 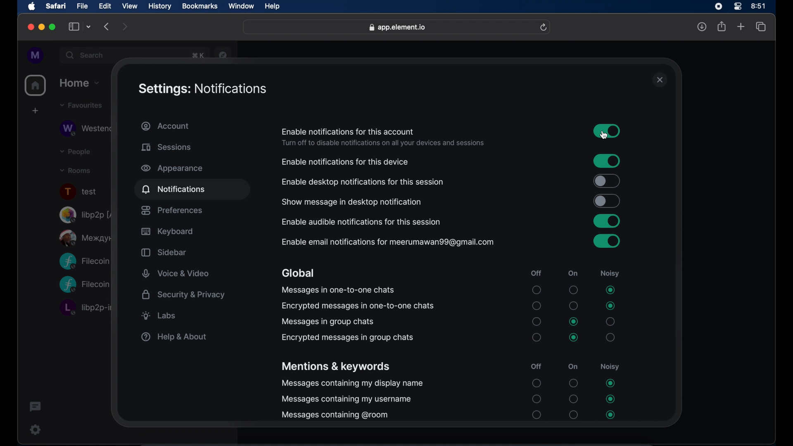 What do you see at coordinates (607, 221) in the screenshot?
I see `toggle button` at bounding box center [607, 221].